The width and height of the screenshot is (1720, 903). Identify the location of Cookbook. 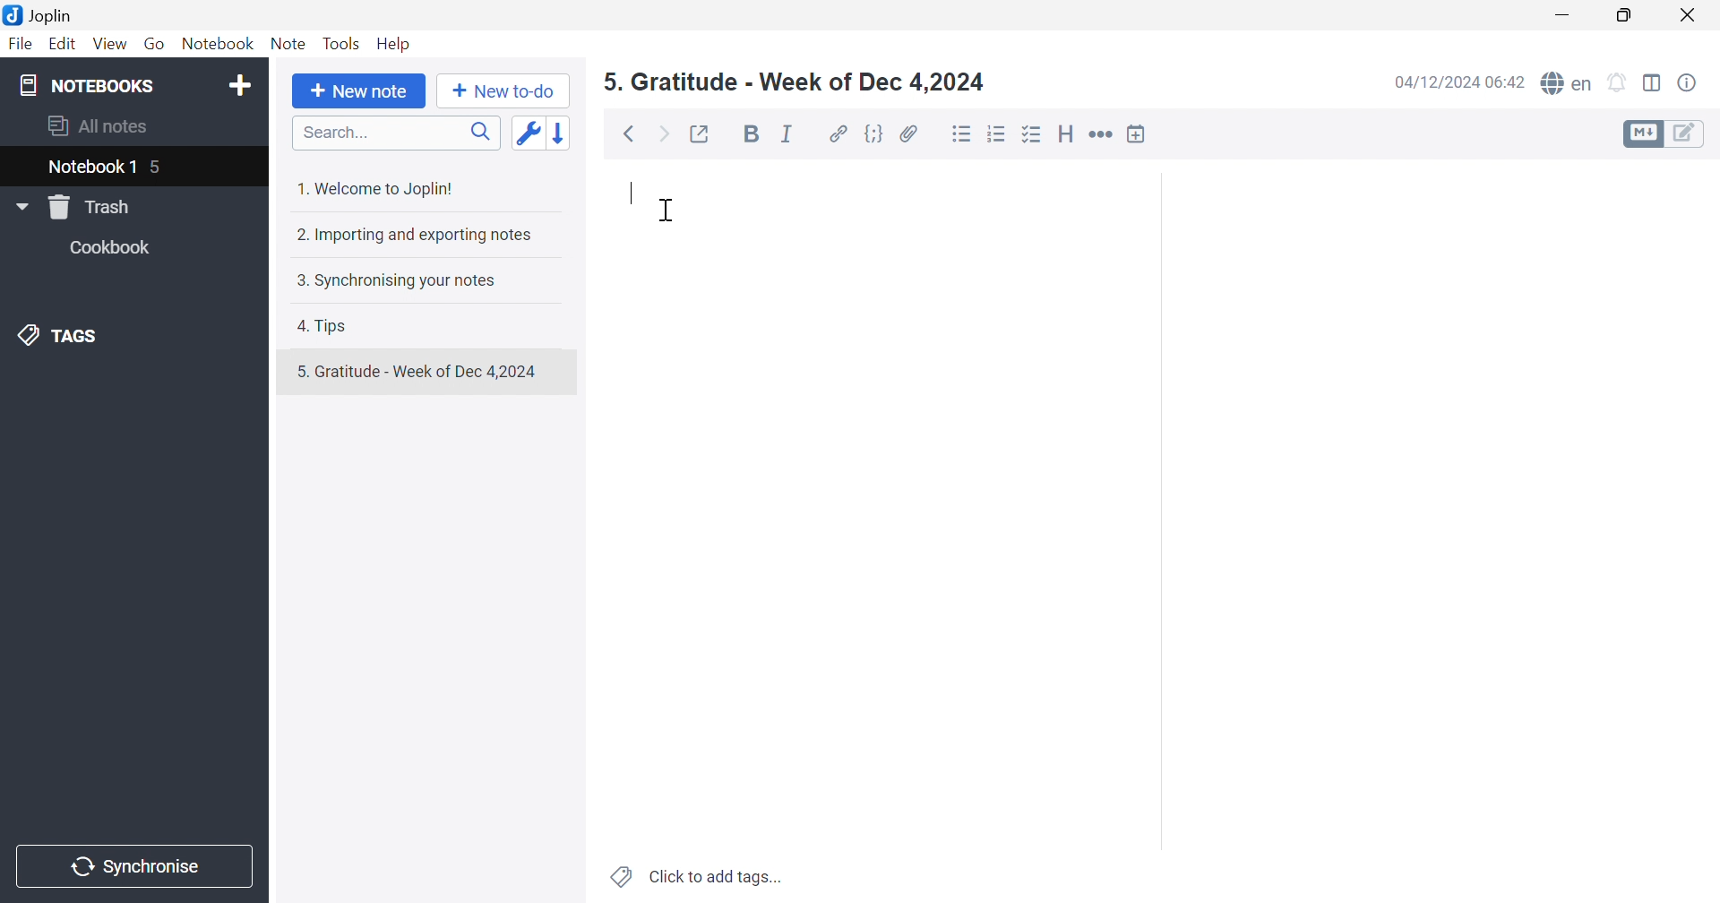
(116, 247).